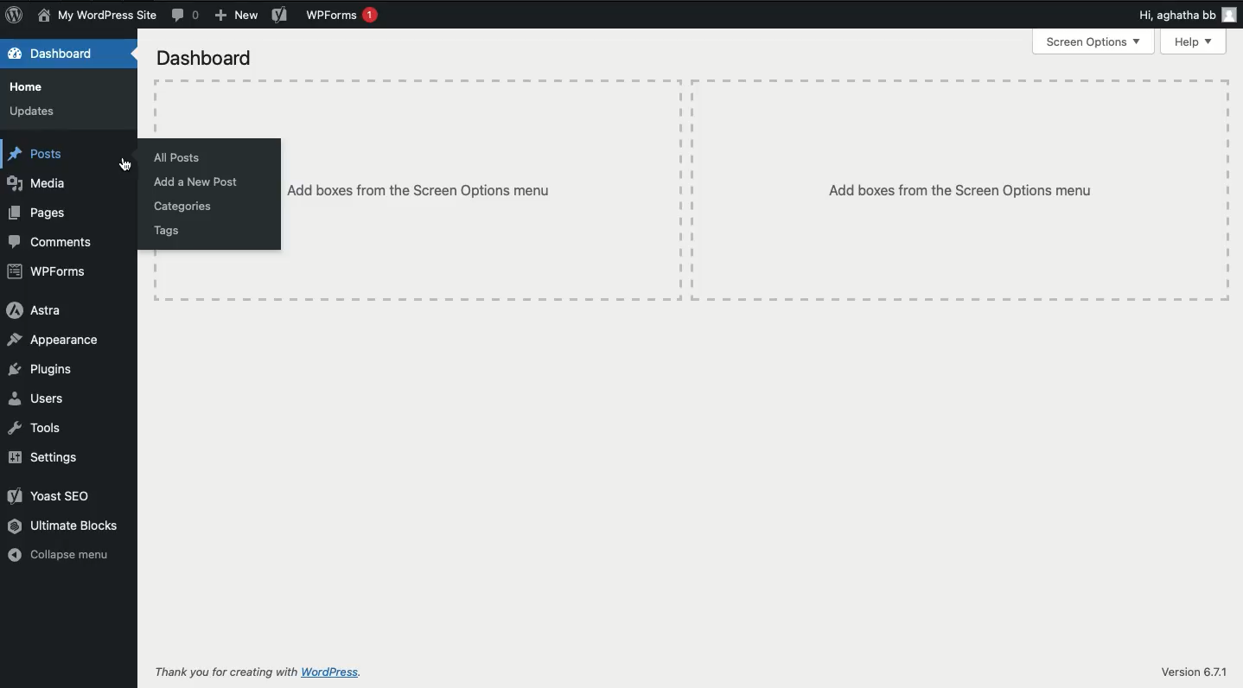  I want to click on Thank you for creating with, so click(226, 672).